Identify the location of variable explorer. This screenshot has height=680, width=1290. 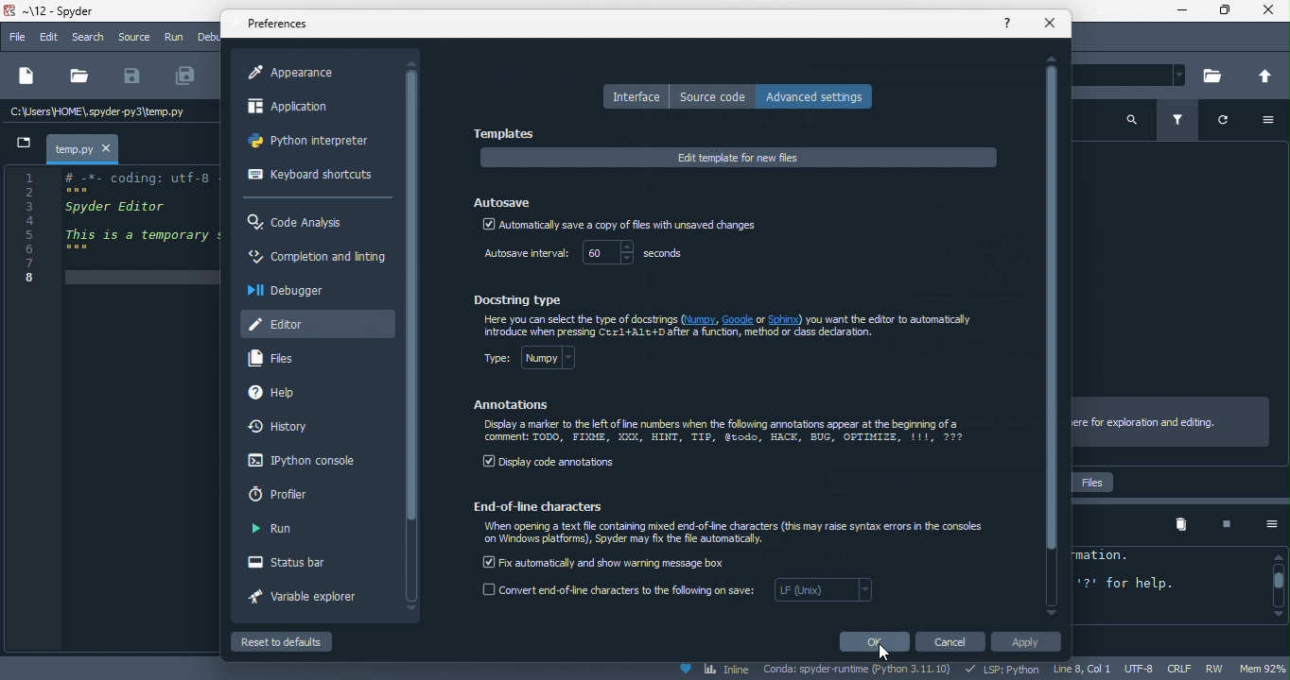
(313, 600).